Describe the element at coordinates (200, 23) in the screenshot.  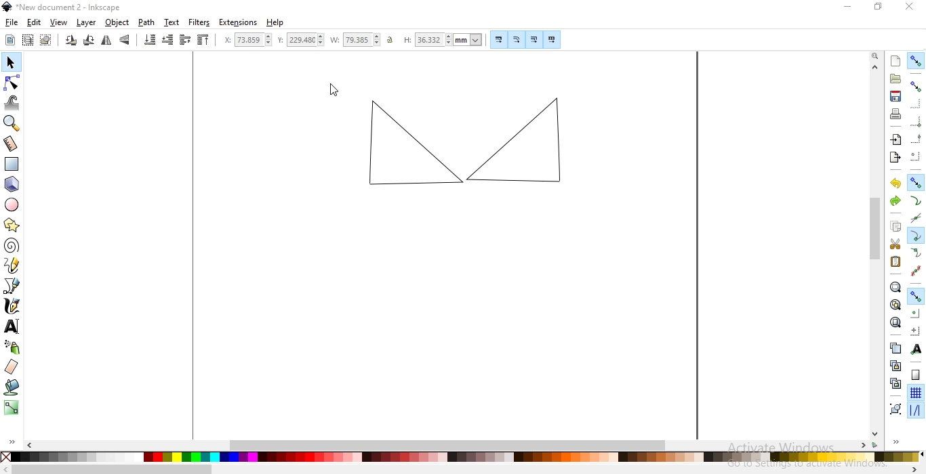
I see `filters` at that location.